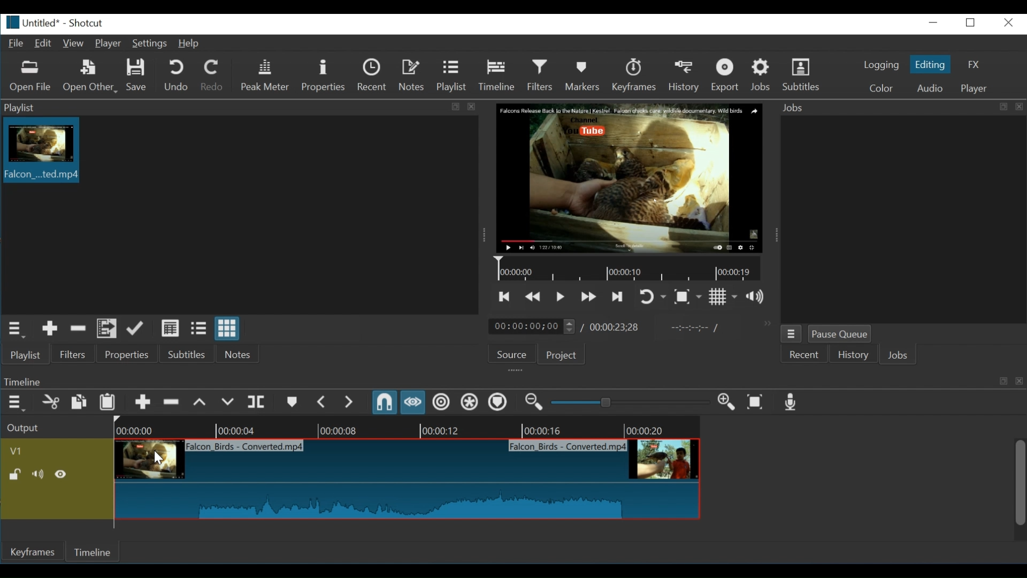 Image resolution: width=1027 pixels, height=578 pixels. Describe the element at coordinates (839, 334) in the screenshot. I see `Pause Queue` at that location.